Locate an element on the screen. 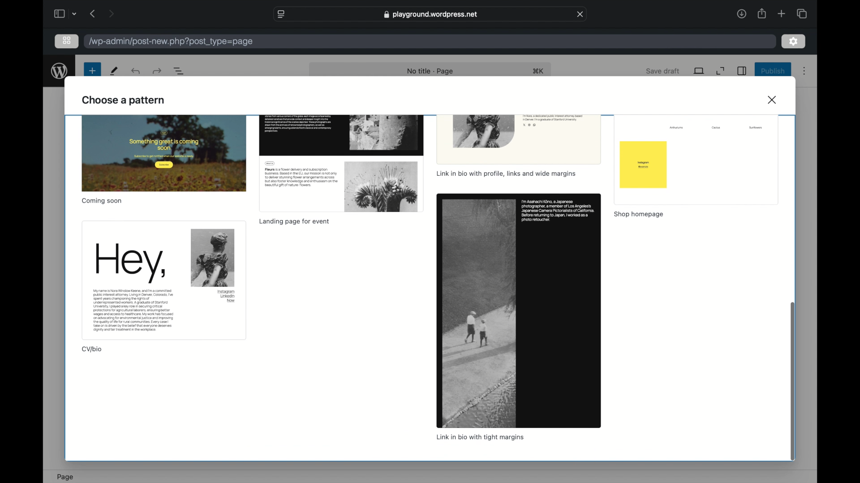 The image size is (860, 483). web address is located at coordinates (432, 14).